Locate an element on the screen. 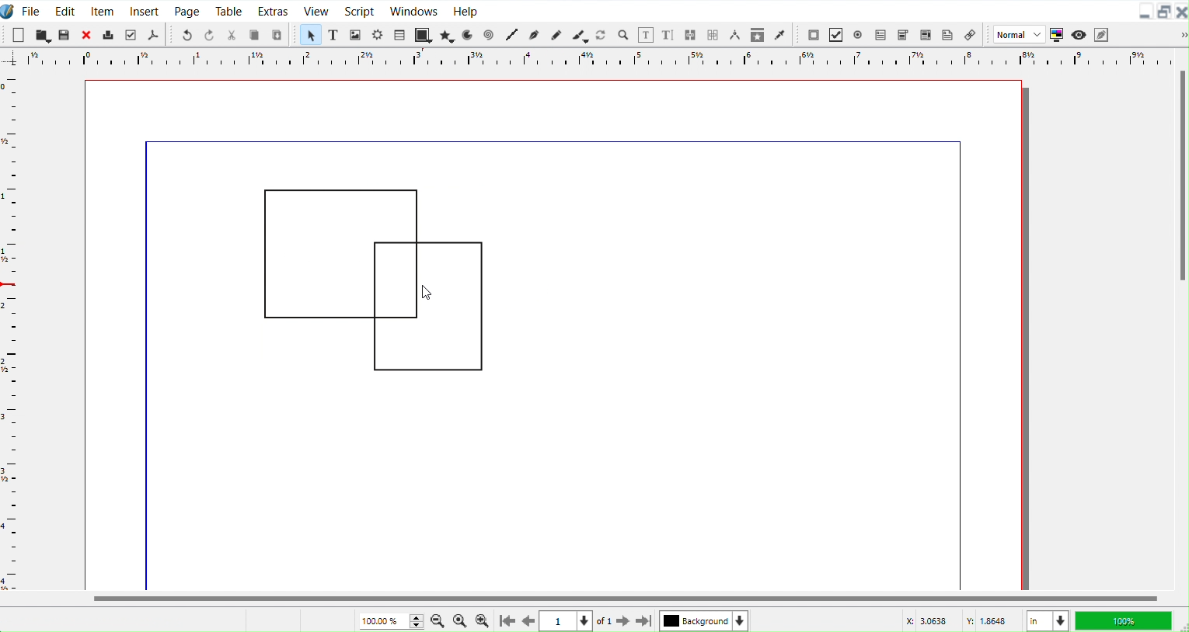 The width and height of the screenshot is (1189, 632). Go to First Page is located at coordinates (506, 621).